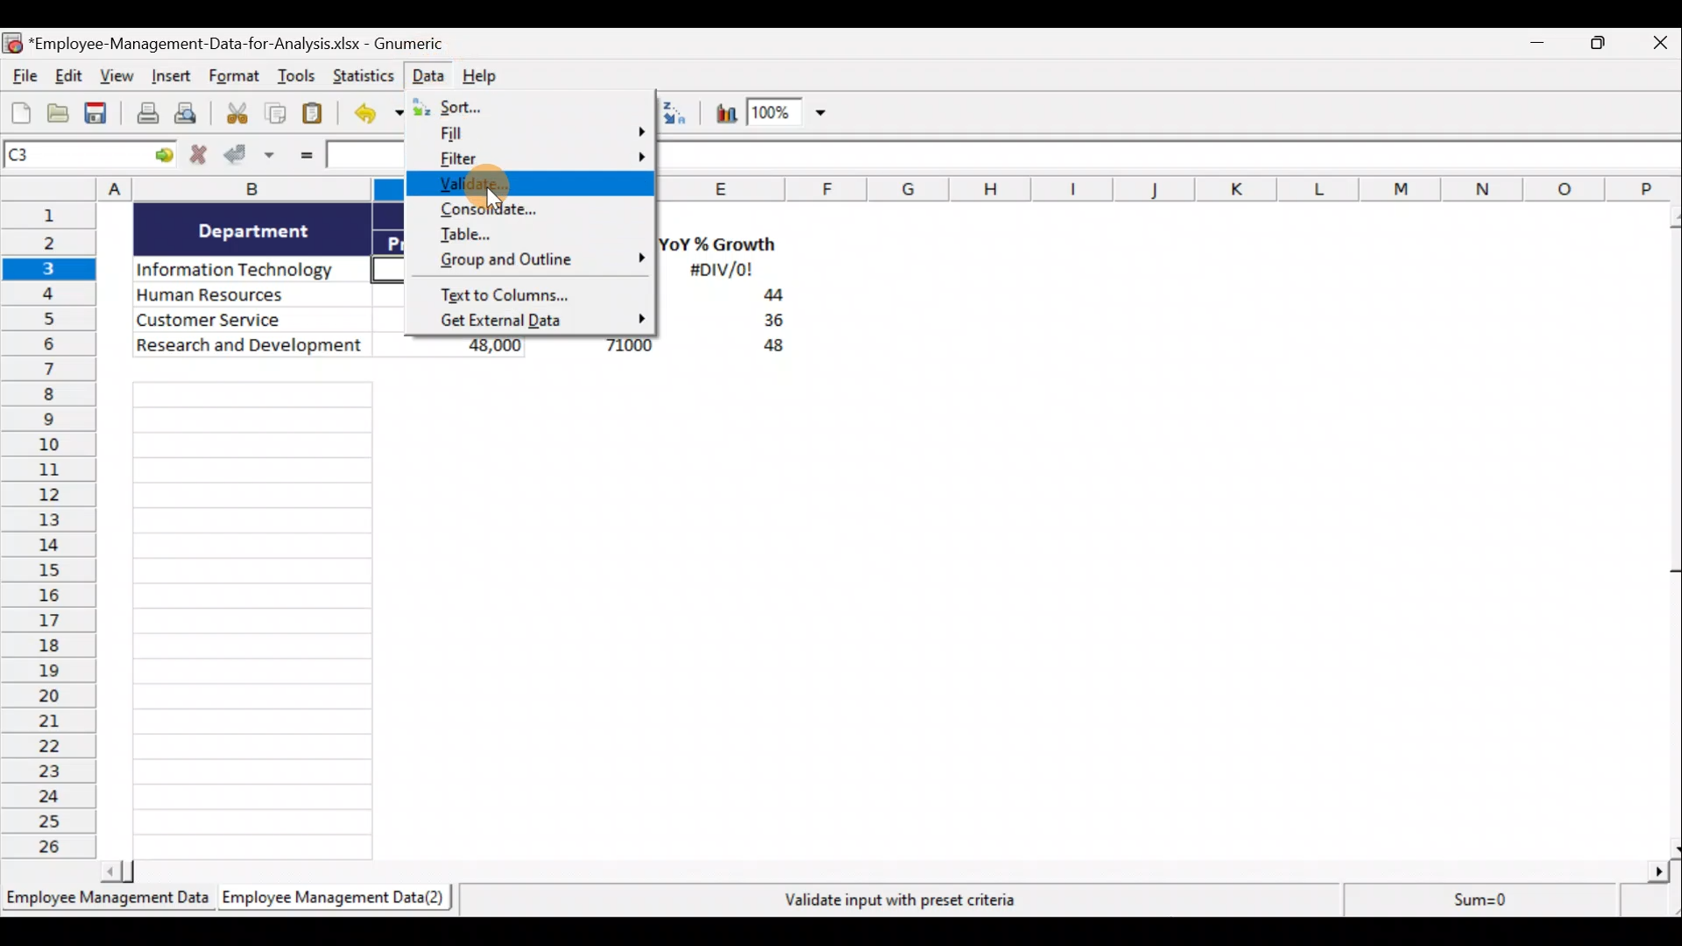 Image resolution: width=1682 pixels, height=946 pixels. I want to click on View, so click(119, 78).